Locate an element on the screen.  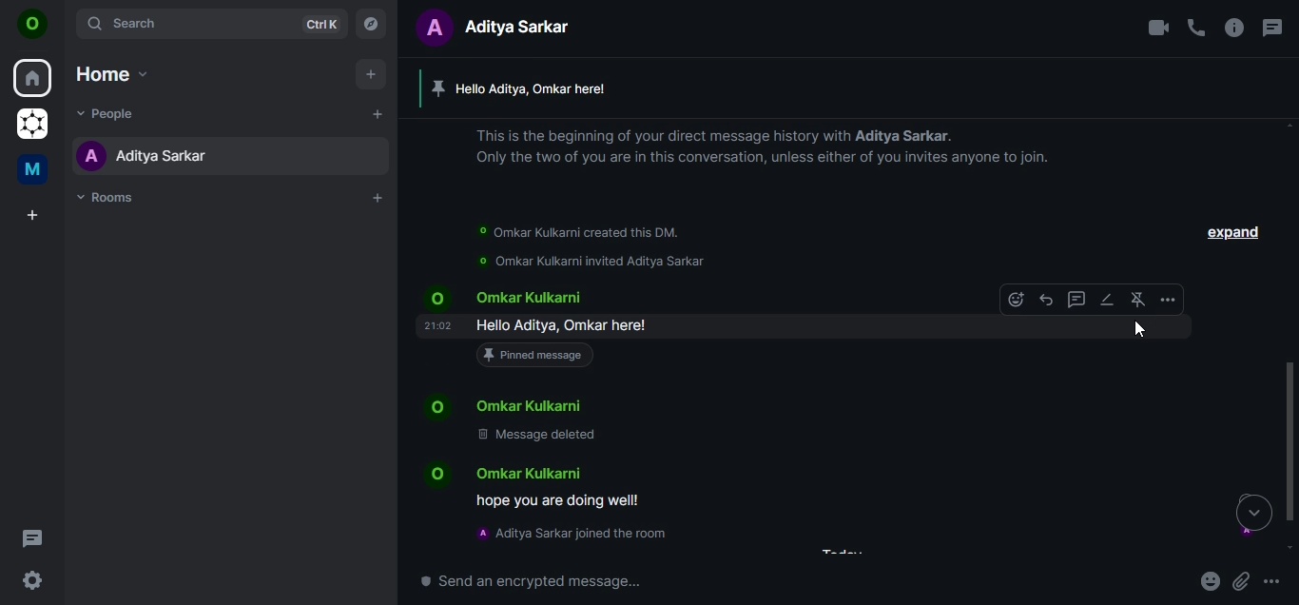
reply in thread is located at coordinates (1076, 302).